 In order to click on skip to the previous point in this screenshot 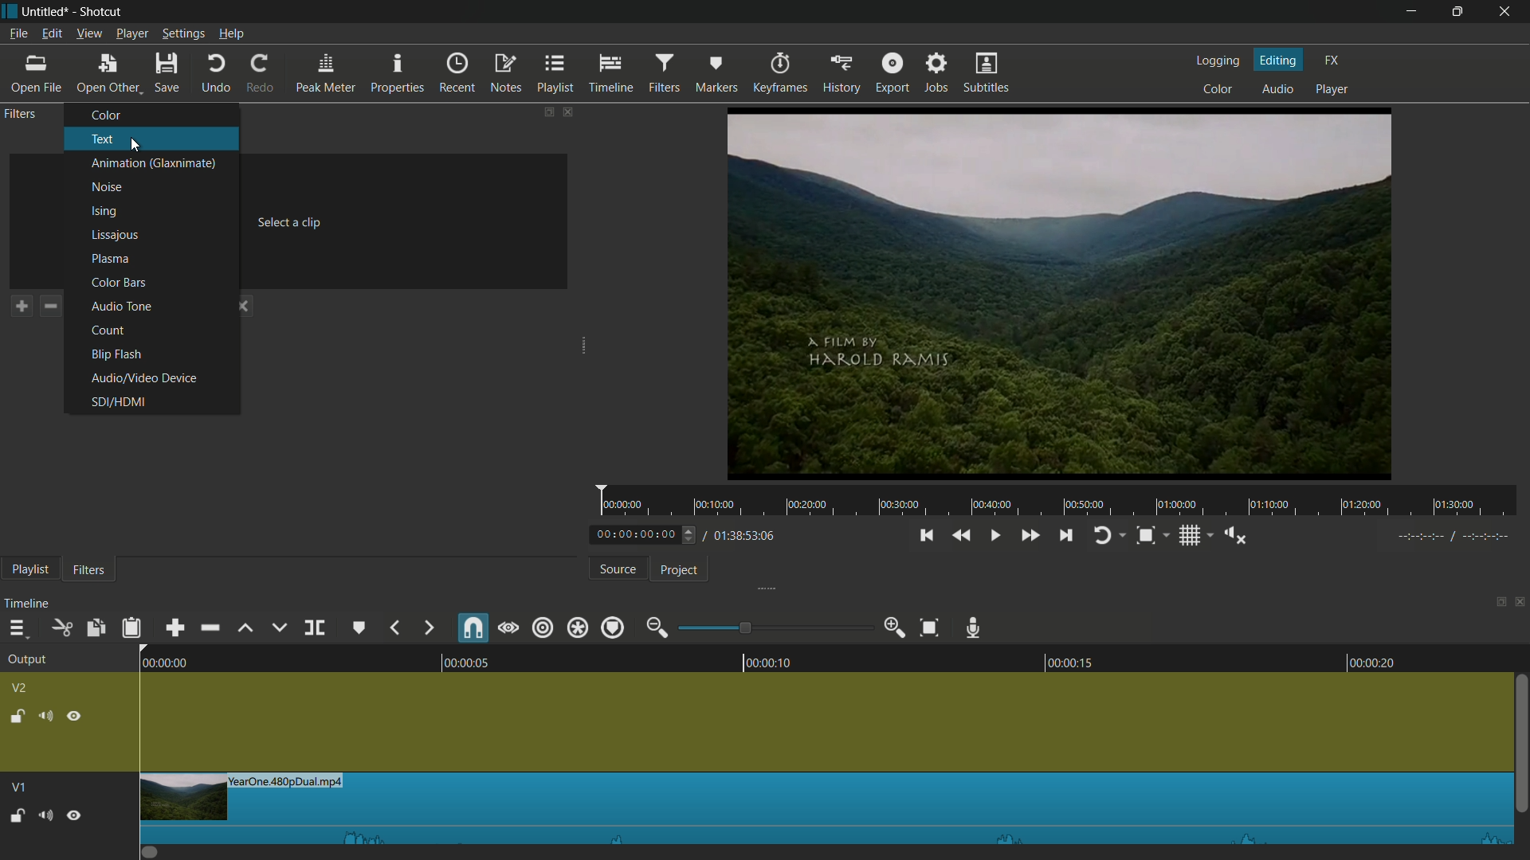, I will do `click(929, 534)`.